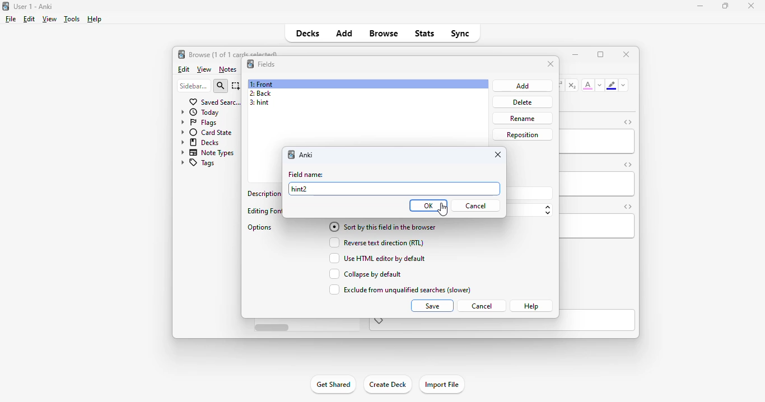  What do you see at coordinates (264, 211) in the screenshot?
I see `editing font` at bounding box center [264, 211].